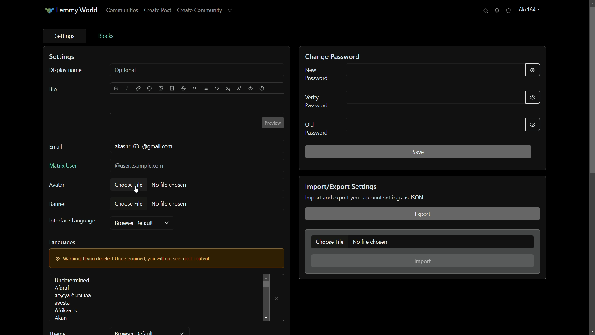  What do you see at coordinates (136, 223) in the screenshot?
I see `browser default` at bounding box center [136, 223].